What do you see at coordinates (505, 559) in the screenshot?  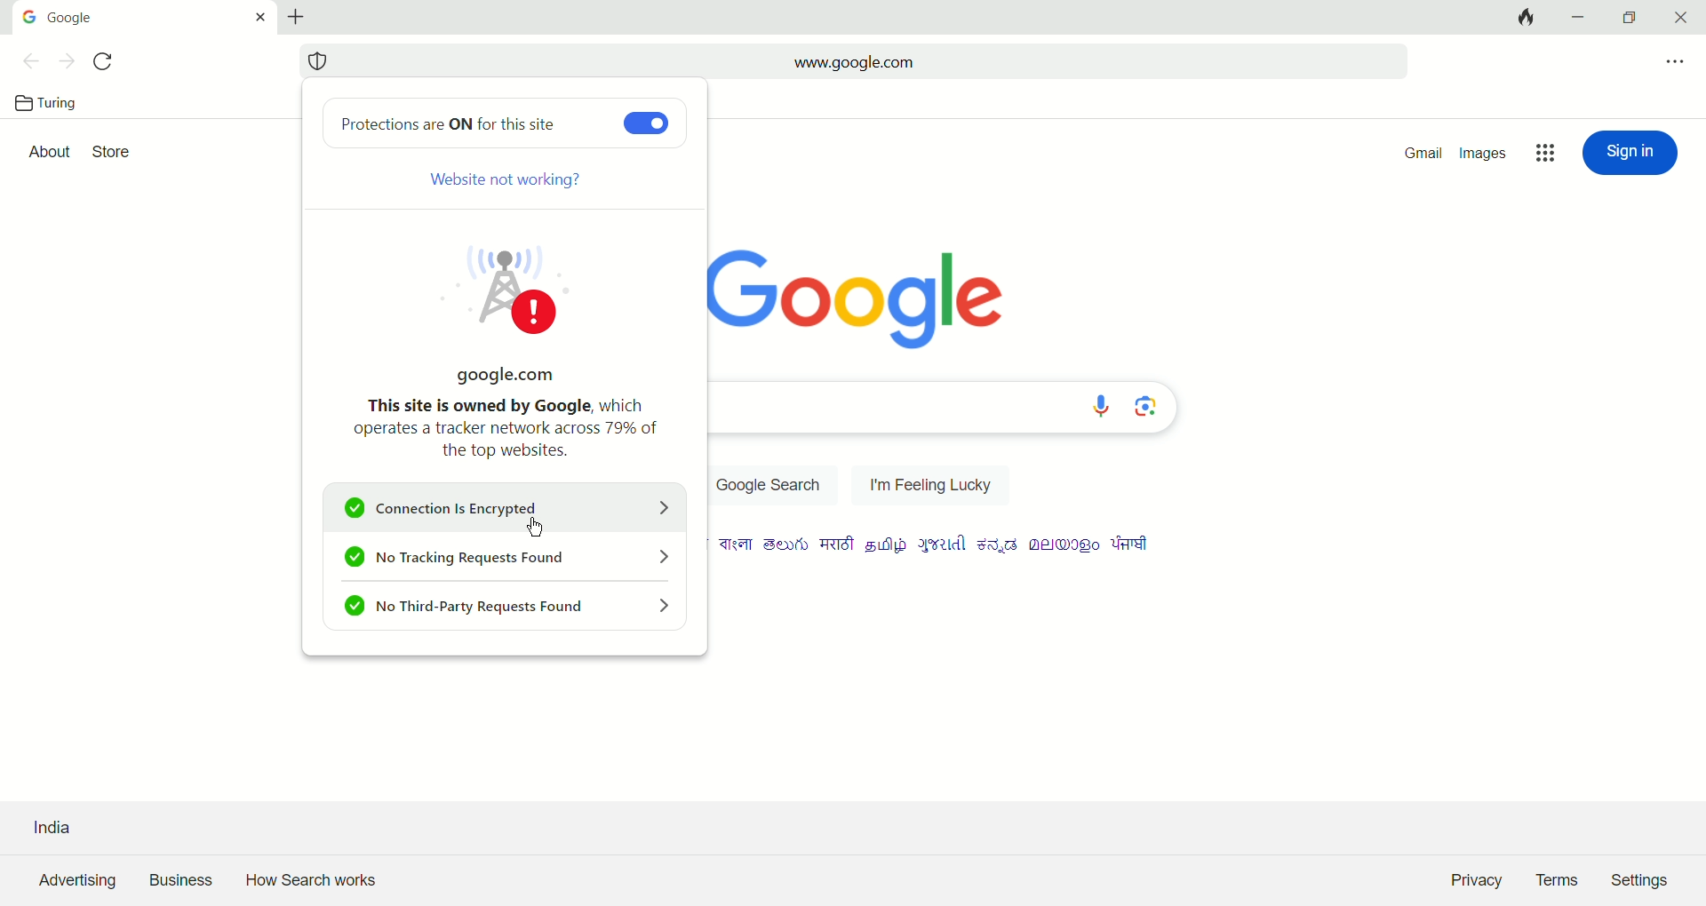 I see `No Tracking Requests found` at bounding box center [505, 559].